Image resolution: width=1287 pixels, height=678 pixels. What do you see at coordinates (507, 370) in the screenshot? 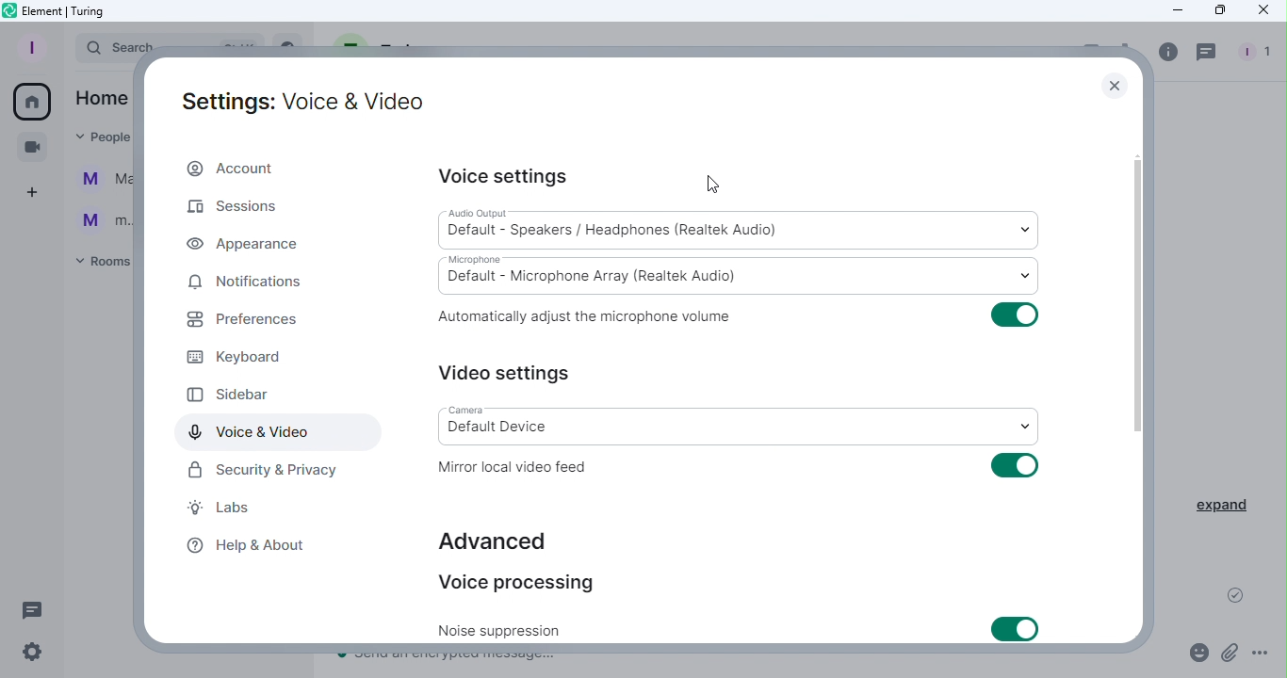
I see `Video settings` at bounding box center [507, 370].